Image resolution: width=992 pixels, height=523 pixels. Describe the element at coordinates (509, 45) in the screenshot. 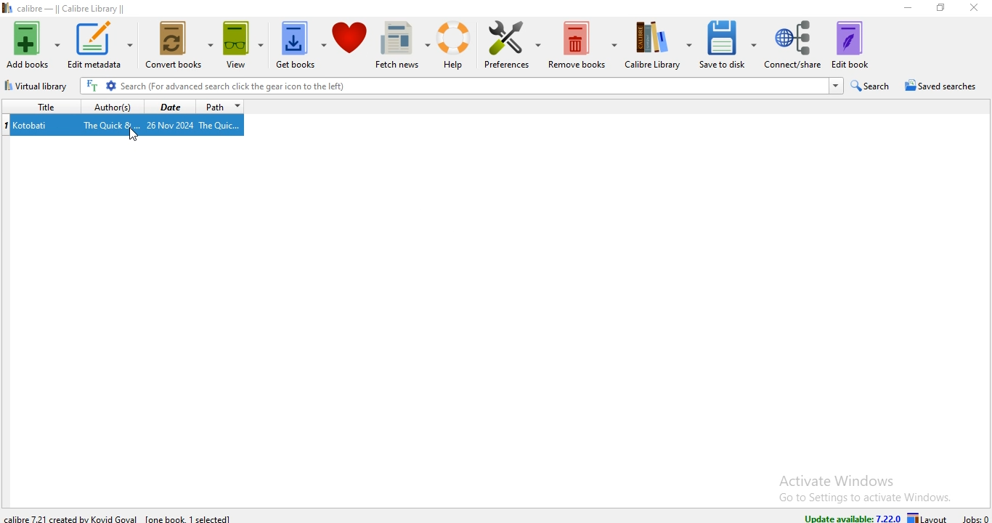

I see `preference` at that location.